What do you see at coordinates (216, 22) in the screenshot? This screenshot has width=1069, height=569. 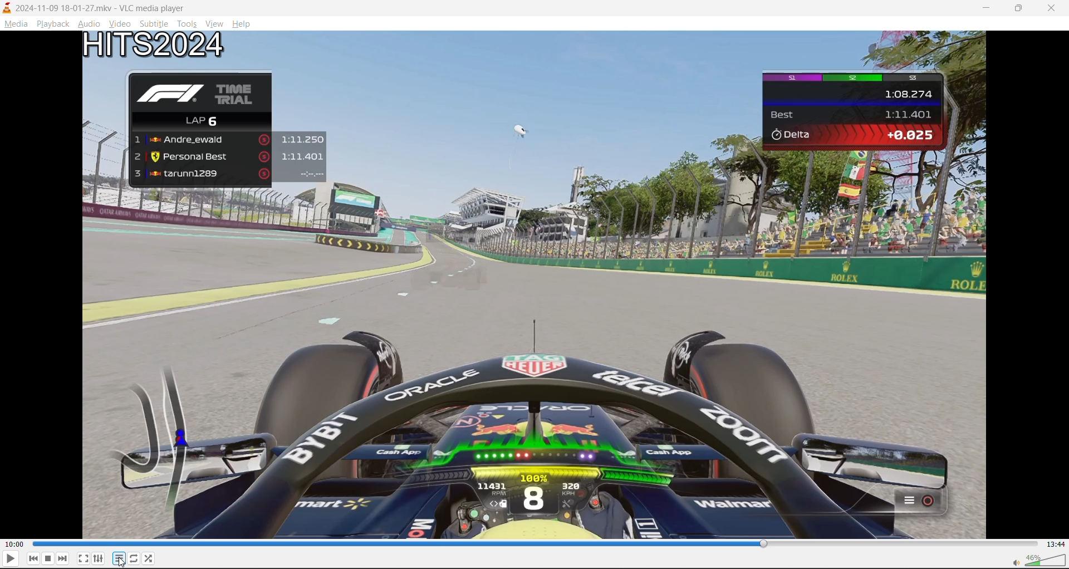 I see `view` at bounding box center [216, 22].